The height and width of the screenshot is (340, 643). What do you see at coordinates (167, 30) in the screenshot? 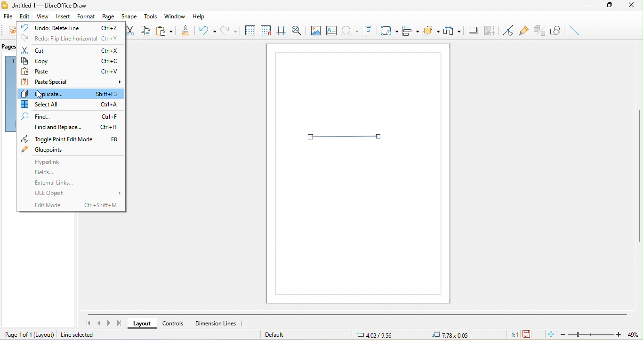
I see `paste` at bounding box center [167, 30].